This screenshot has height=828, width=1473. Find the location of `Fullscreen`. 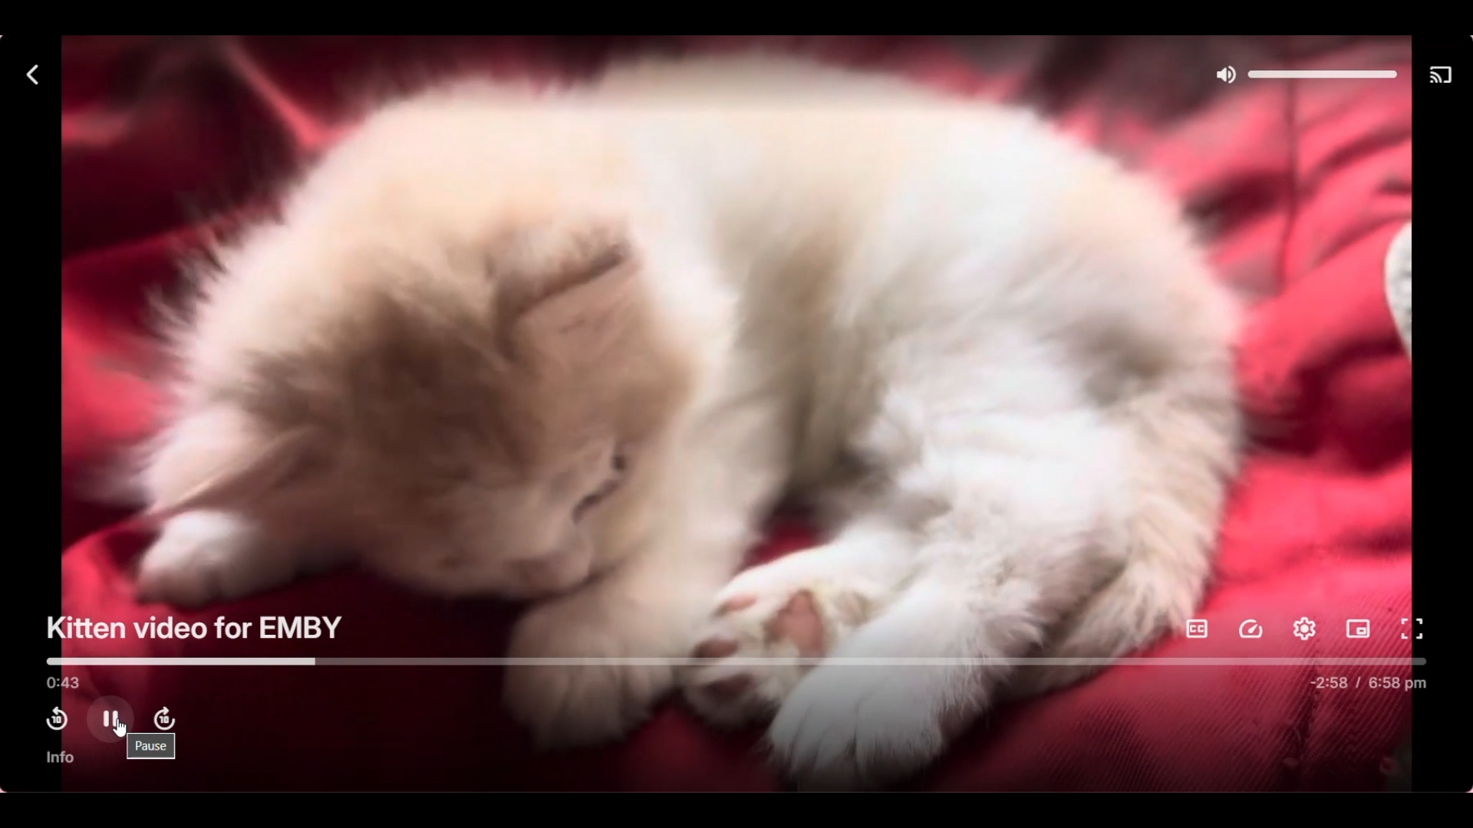

Fullscreen is located at coordinates (1412, 629).